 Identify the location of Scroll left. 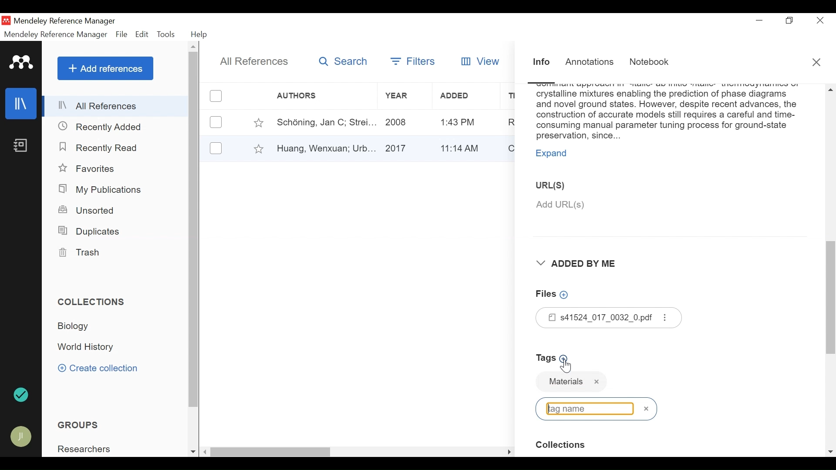
(206, 452).